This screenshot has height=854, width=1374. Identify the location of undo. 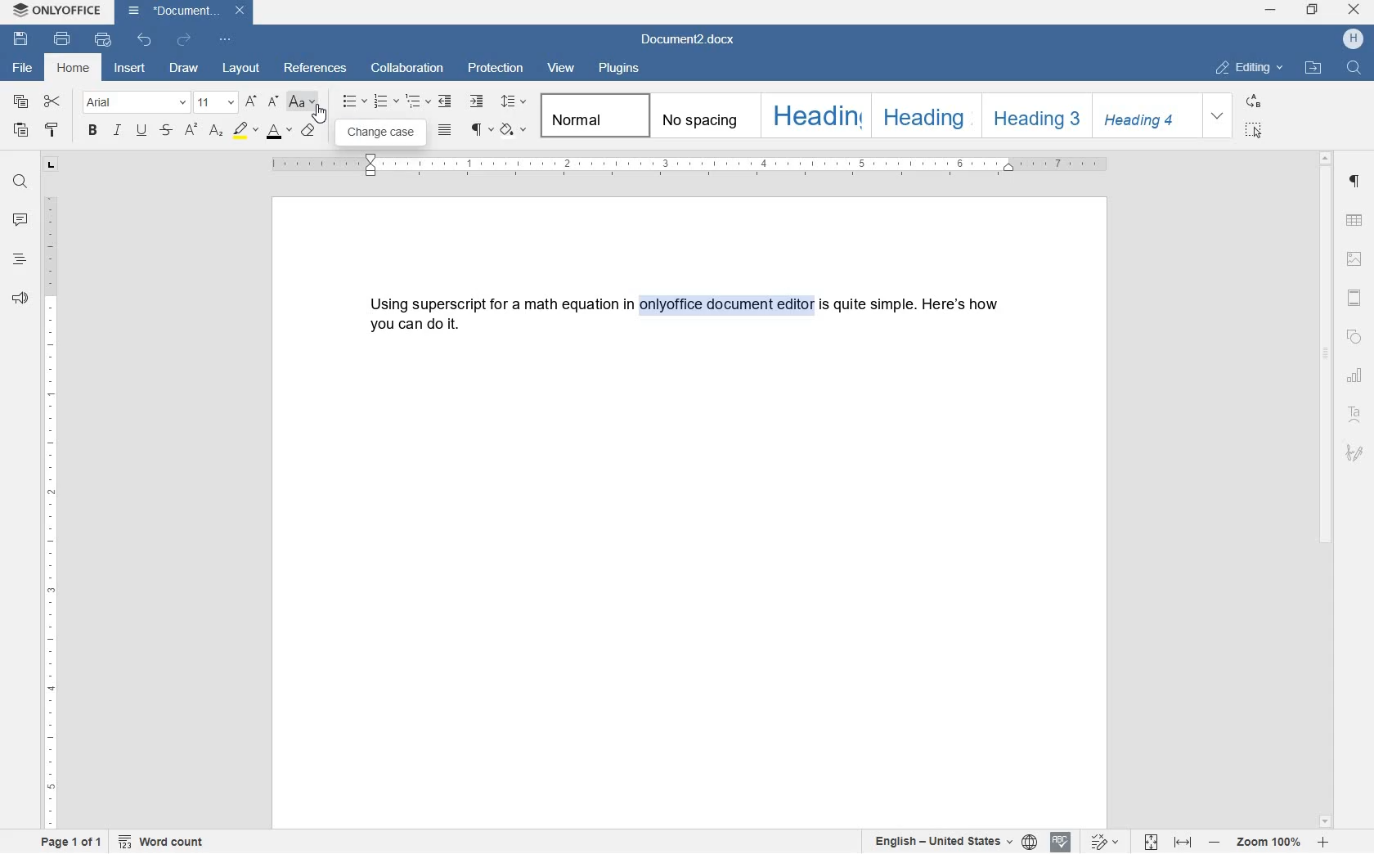
(145, 39).